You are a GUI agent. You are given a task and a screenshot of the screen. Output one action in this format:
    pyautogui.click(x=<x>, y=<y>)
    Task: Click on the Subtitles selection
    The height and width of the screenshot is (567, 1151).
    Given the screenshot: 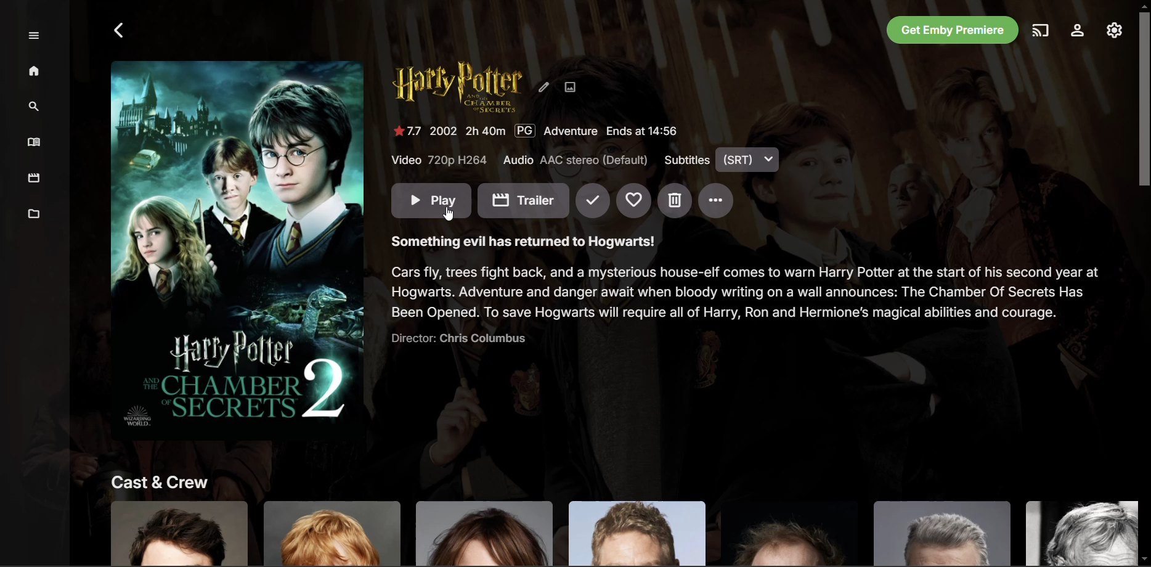 What is the action you would take?
    pyautogui.click(x=722, y=160)
    